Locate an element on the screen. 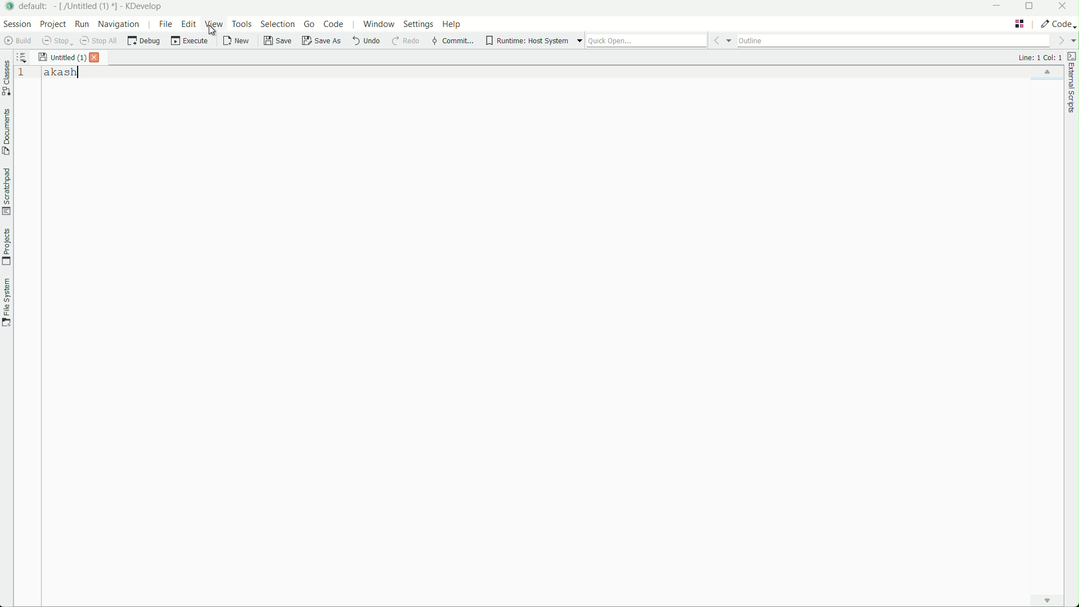 The height and width of the screenshot is (607, 1079). stop all is located at coordinates (99, 42).